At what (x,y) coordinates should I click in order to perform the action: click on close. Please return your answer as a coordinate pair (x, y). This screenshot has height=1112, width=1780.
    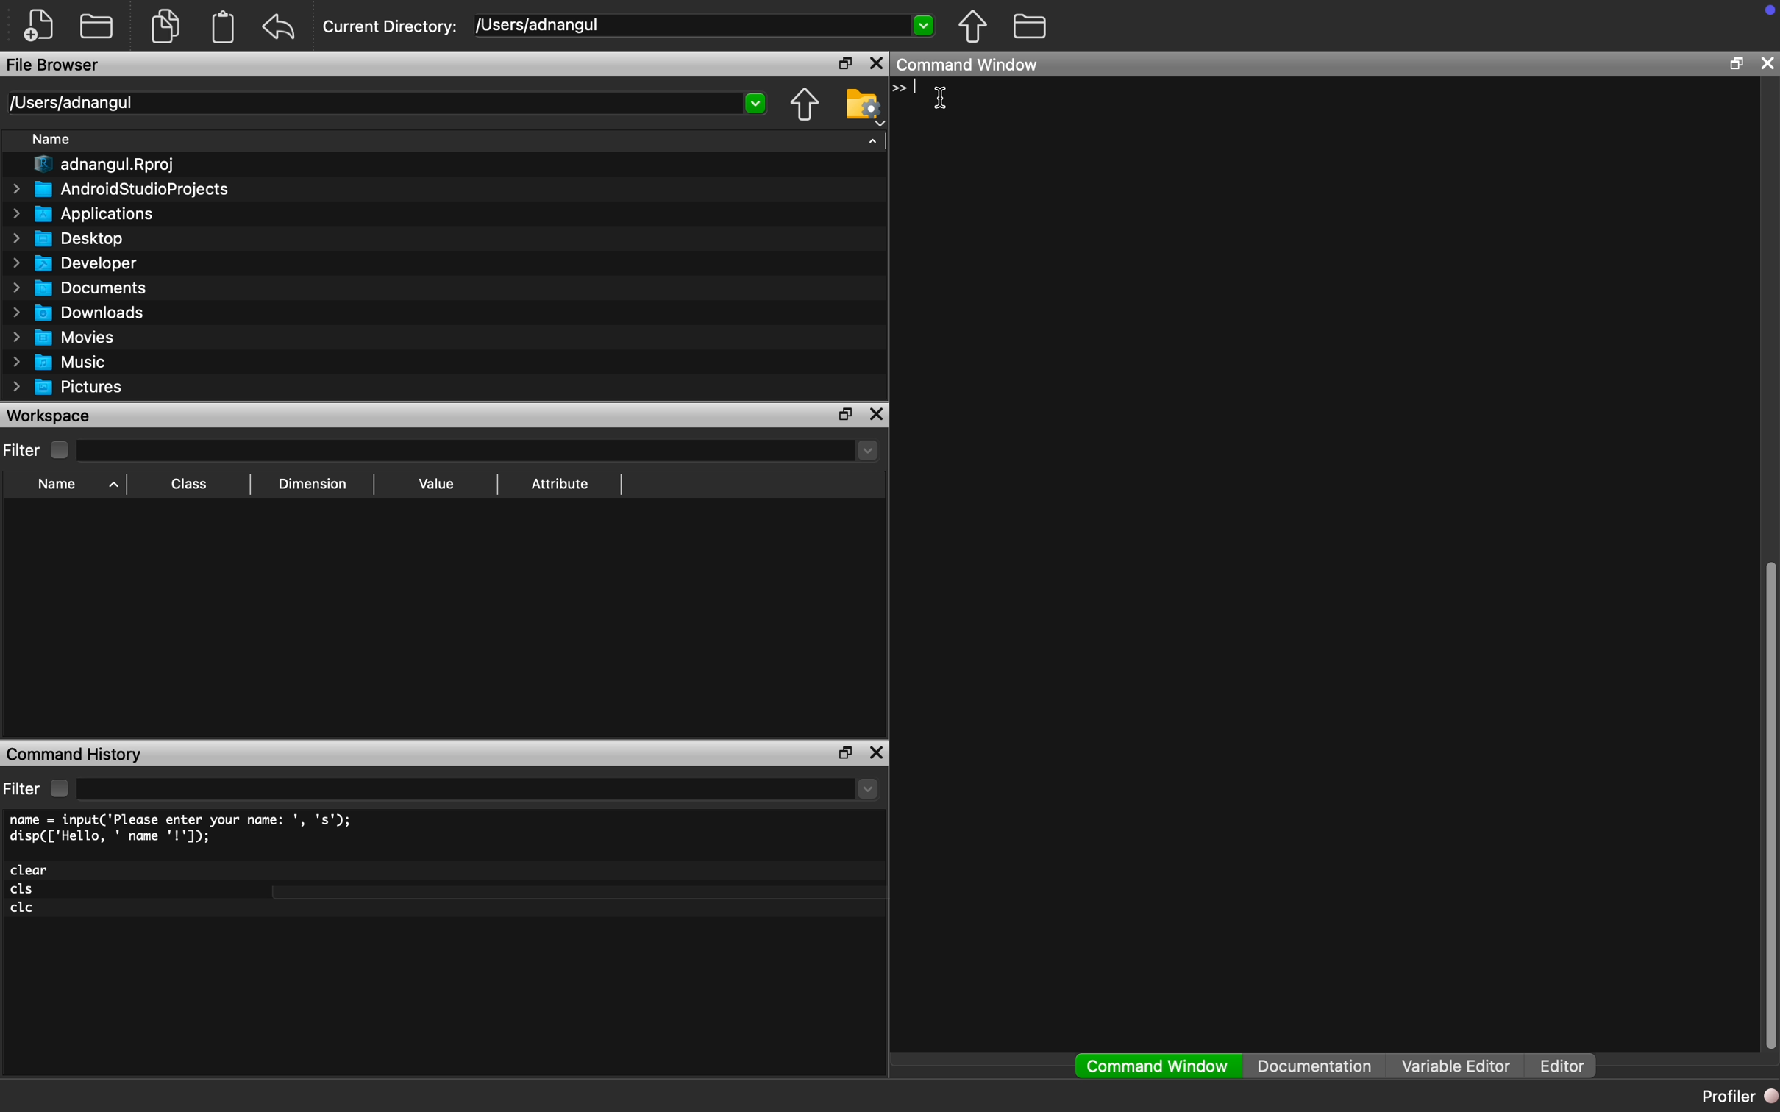
    Looking at the image, I should click on (877, 752).